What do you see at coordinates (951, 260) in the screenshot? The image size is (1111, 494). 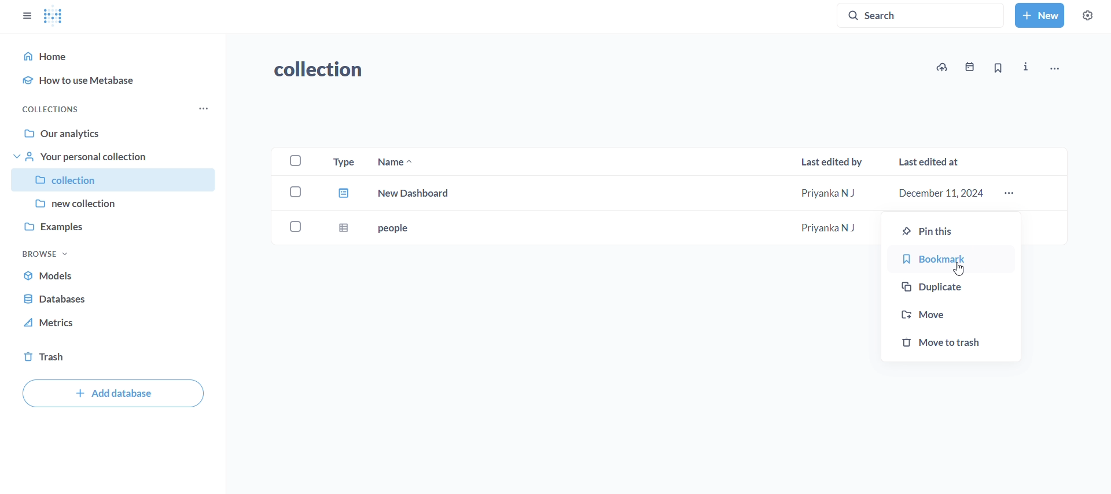 I see `bookmark` at bounding box center [951, 260].